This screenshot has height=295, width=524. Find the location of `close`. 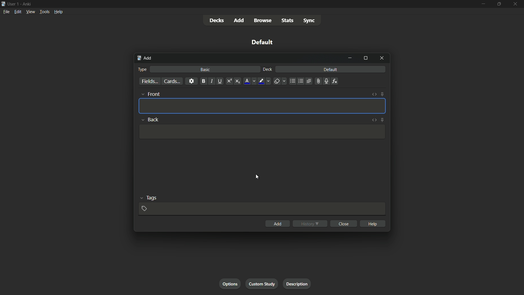

close is located at coordinates (344, 223).